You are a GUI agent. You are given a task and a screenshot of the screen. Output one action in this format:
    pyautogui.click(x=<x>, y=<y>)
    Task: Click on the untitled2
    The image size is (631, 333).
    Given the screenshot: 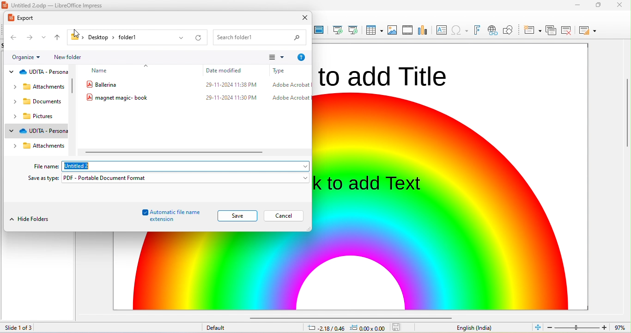 What is the action you would take?
    pyautogui.click(x=79, y=166)
    